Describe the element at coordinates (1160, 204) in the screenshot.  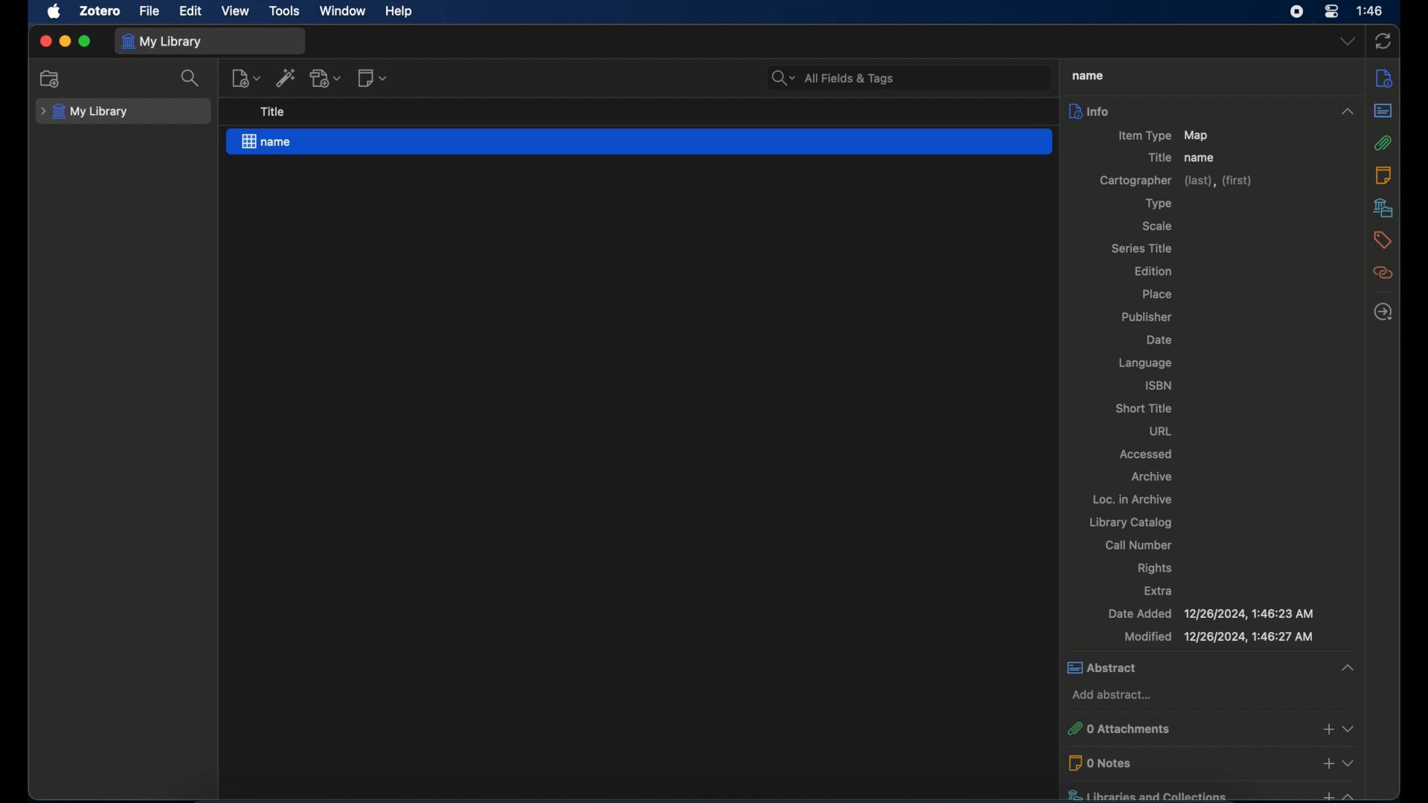
I see `type` at that location.